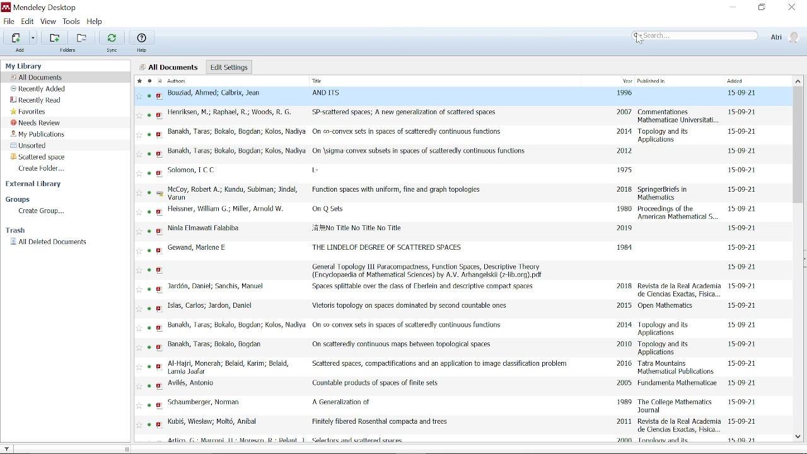 This screenshot has height=454, width=807. What do you see at coordinates (139, 115) in the screenshot?
I see `Add to favorite` at bounding box center [139, 115].